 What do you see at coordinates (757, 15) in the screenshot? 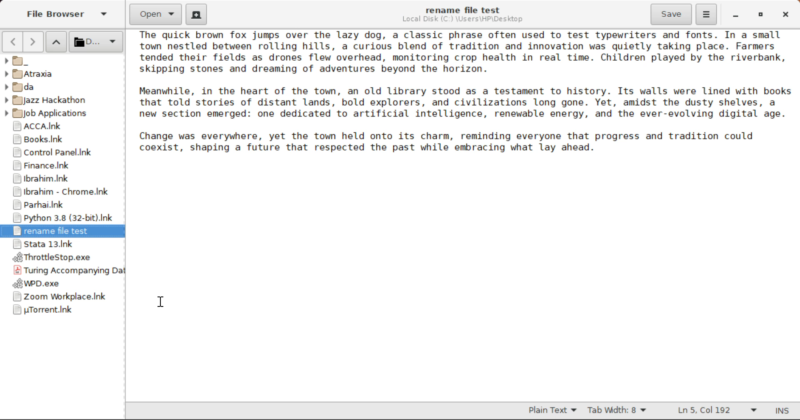
I see `Minimize` at bounding box center [757, 15].